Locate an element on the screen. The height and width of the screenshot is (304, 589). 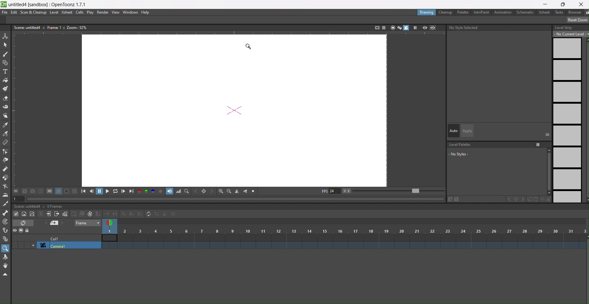
fill tool is located at coordinates (6, 79).